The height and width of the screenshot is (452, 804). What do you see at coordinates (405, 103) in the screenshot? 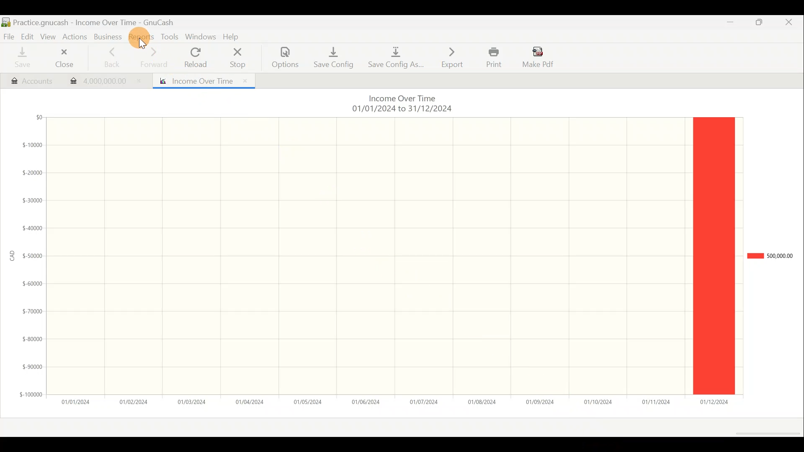
I see `Chart title & date range` at bounding box center [405, 103].